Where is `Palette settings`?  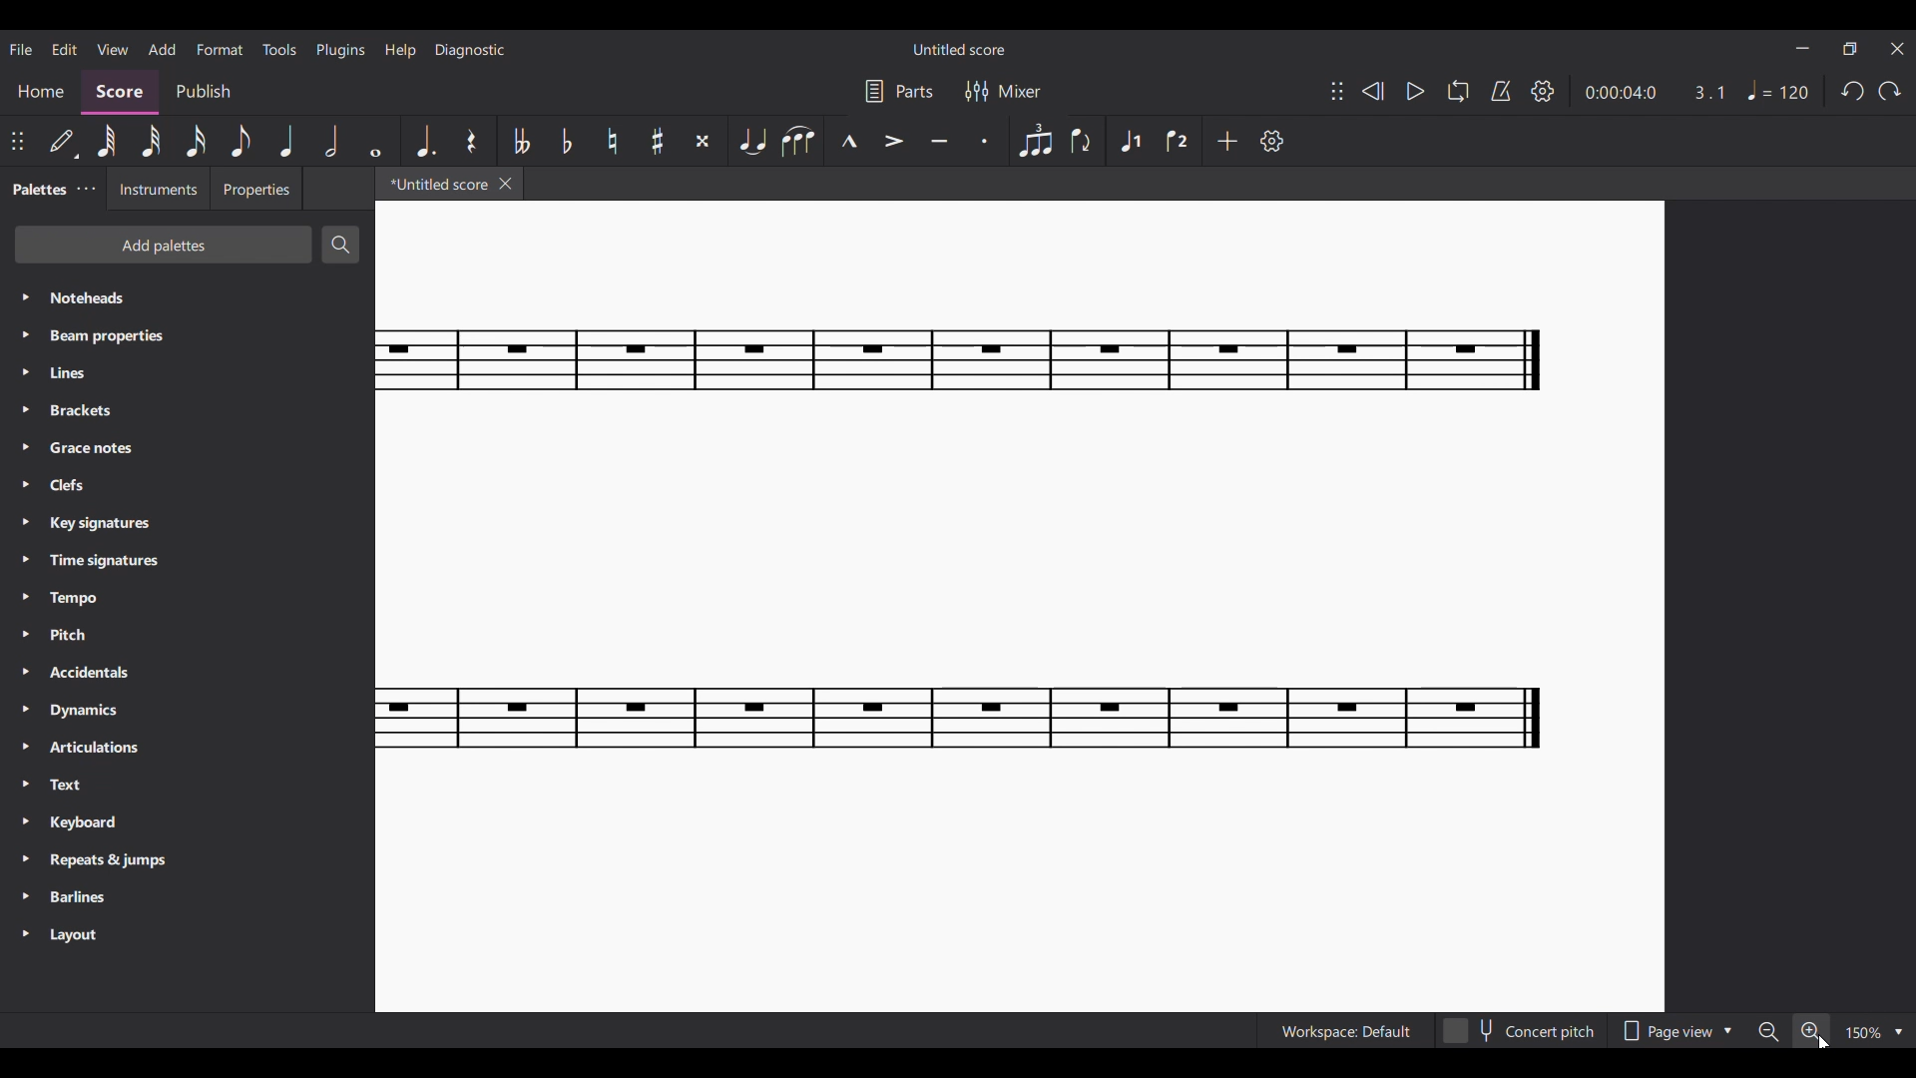 Palette settings is located at coordinates (87, 189).